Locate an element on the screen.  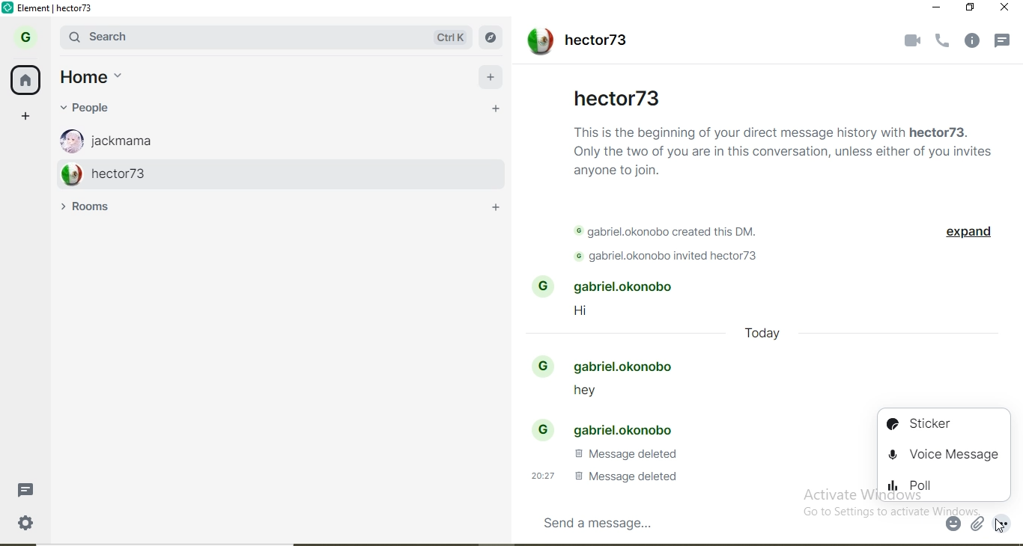
settings is located at coordinates (34, 527).